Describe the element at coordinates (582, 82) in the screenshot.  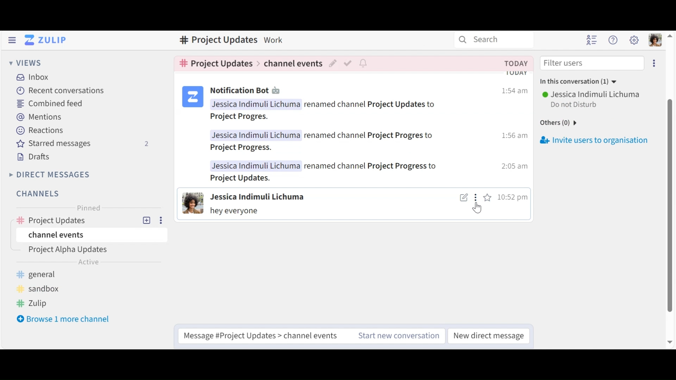
I see `In this conversation` at that location.